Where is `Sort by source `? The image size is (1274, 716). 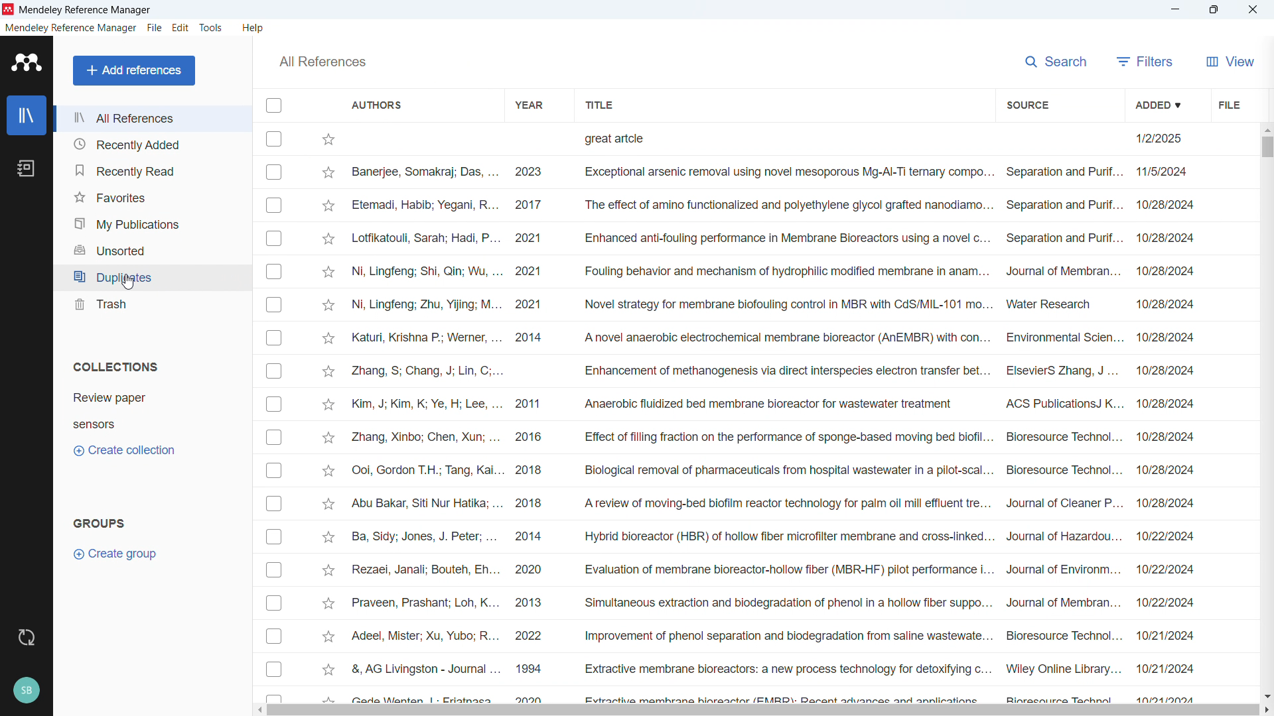
Sort by source  is located at coordinates (1028, 105).